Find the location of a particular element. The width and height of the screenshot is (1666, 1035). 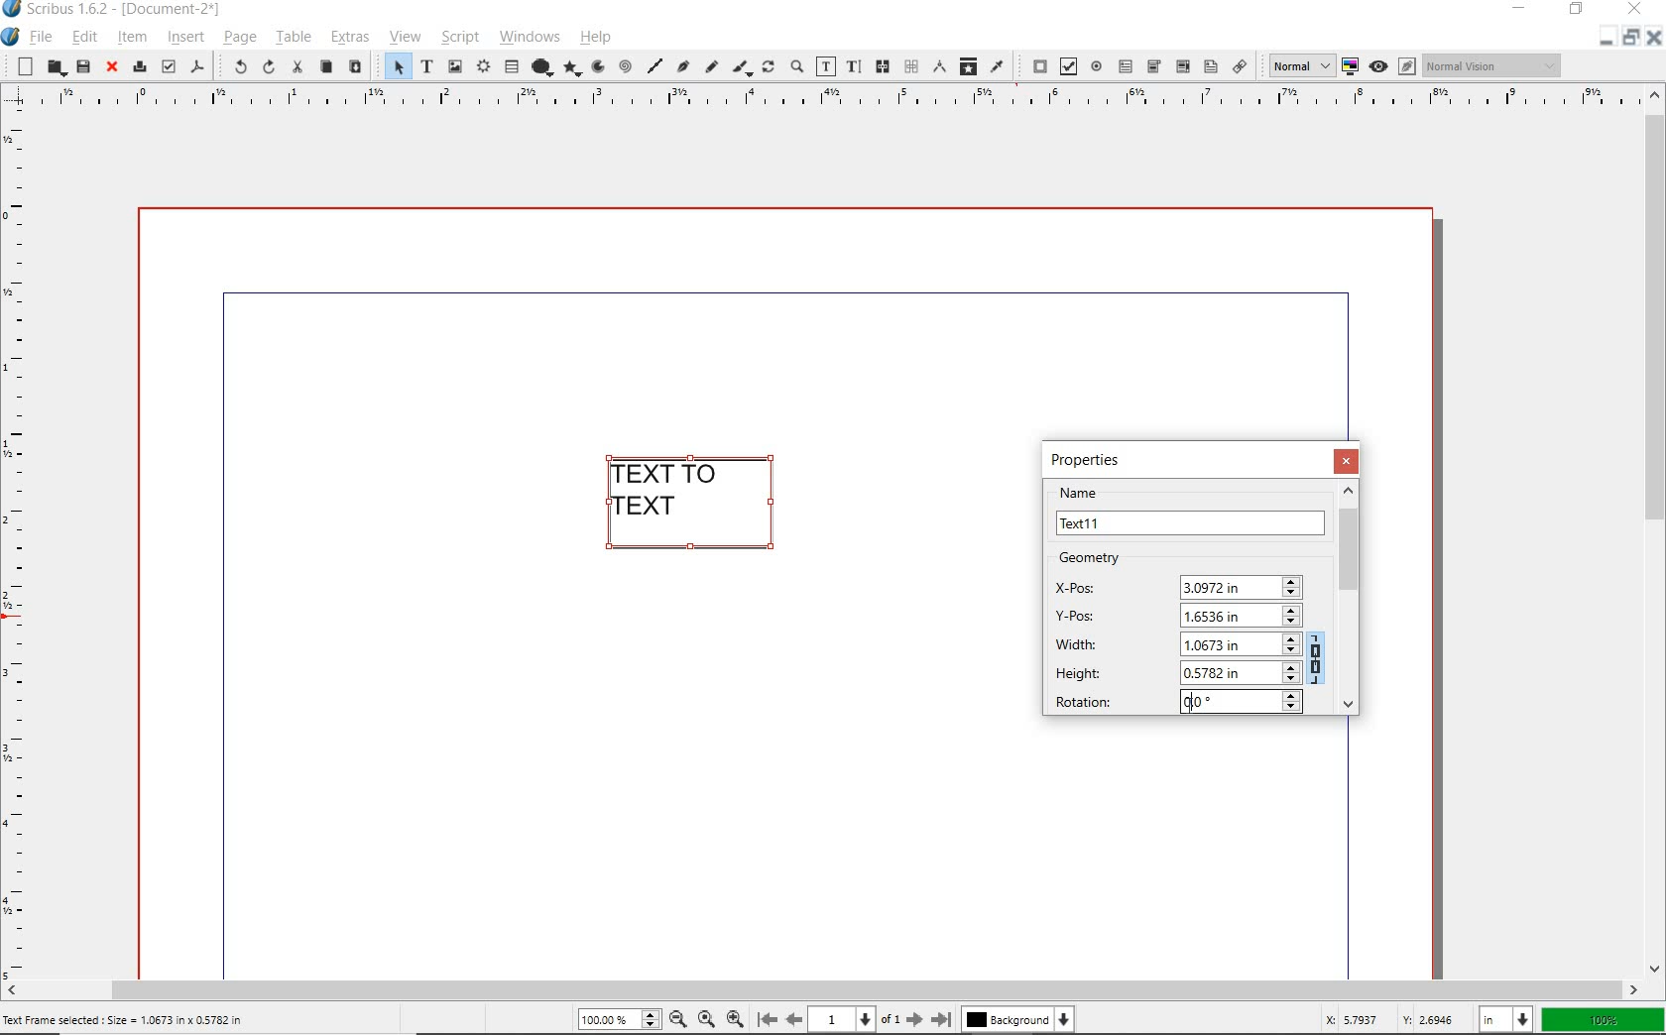

script is located at coordinates (460, 37).